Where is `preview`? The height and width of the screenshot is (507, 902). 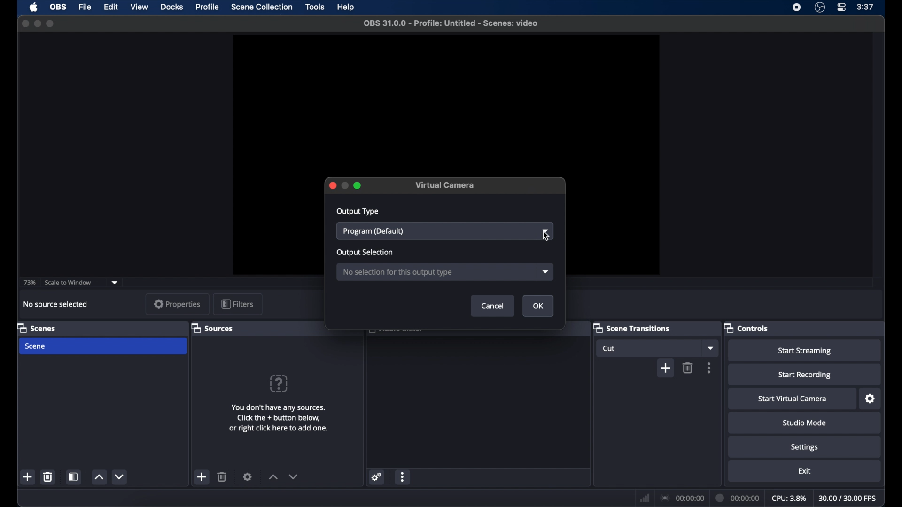 preview is located at coordinates (446, 100).